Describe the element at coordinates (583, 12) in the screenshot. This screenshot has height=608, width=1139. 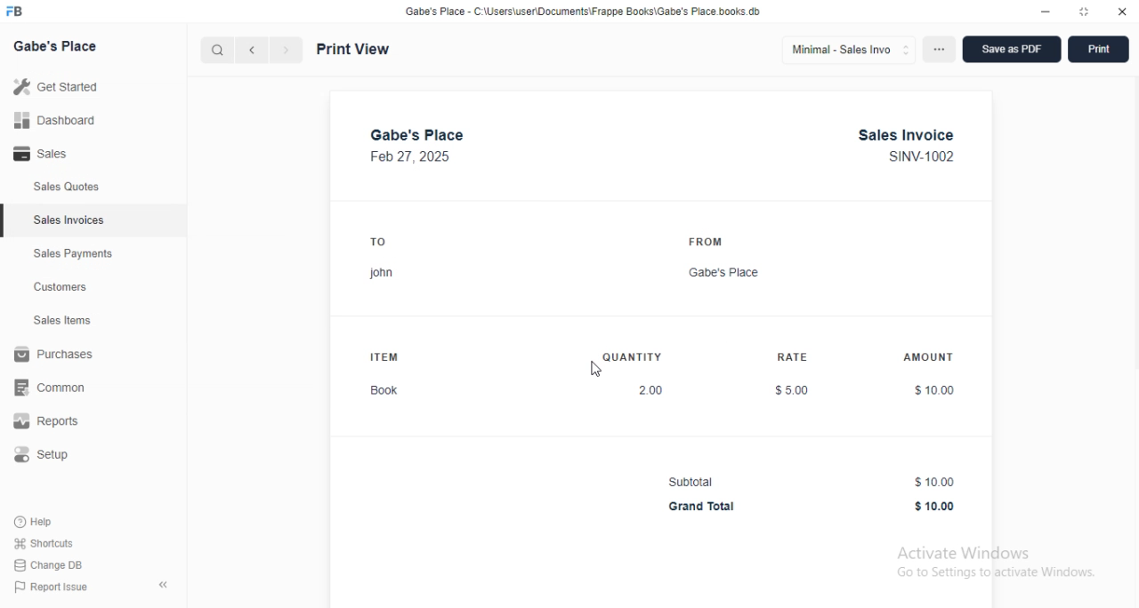
I see `Gabe's Place - C:\Users\user\Documents\Frappe Books\Gabe's Place.books db` at that location.